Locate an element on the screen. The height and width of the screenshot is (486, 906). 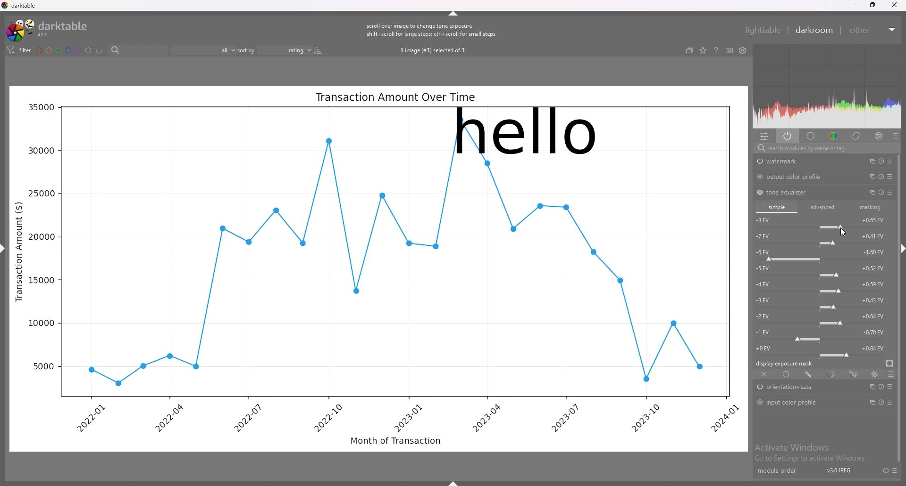
heat map is located at coordinates (827, 86).